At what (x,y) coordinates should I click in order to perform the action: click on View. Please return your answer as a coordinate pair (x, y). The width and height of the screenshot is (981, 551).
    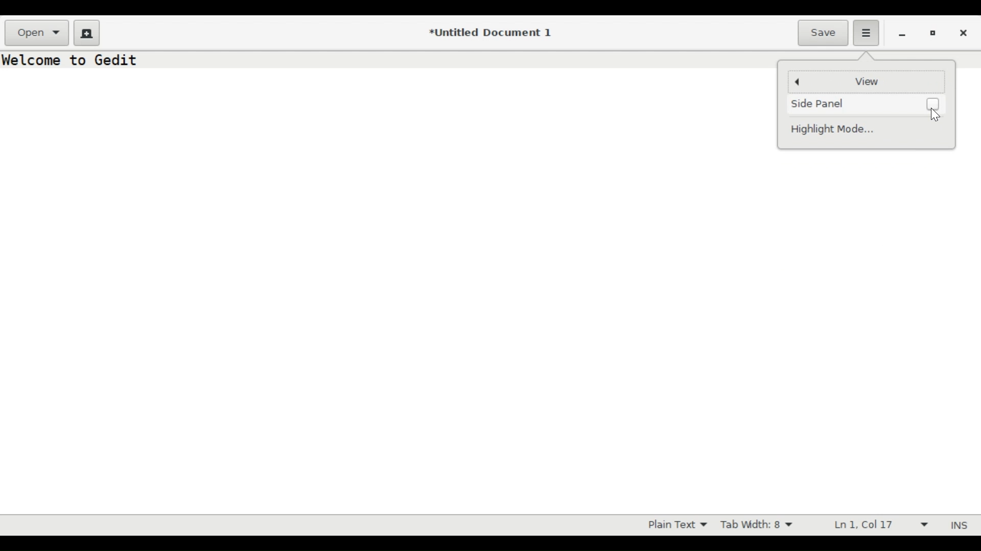
    Looking at the image, I should click on (865, 81).